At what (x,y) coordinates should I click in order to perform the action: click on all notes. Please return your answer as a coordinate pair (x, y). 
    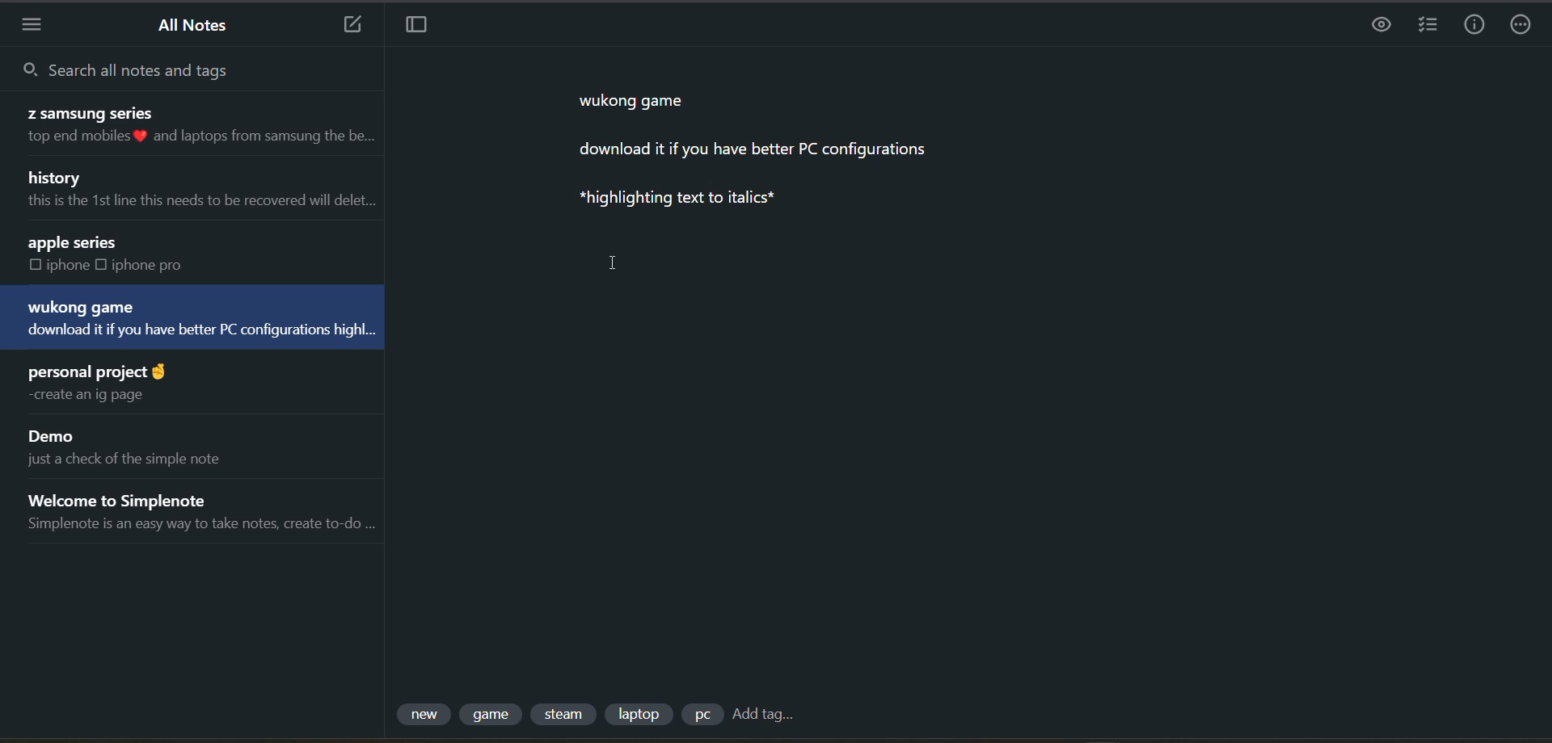
    Looking at the image, I should click on (201, 24).